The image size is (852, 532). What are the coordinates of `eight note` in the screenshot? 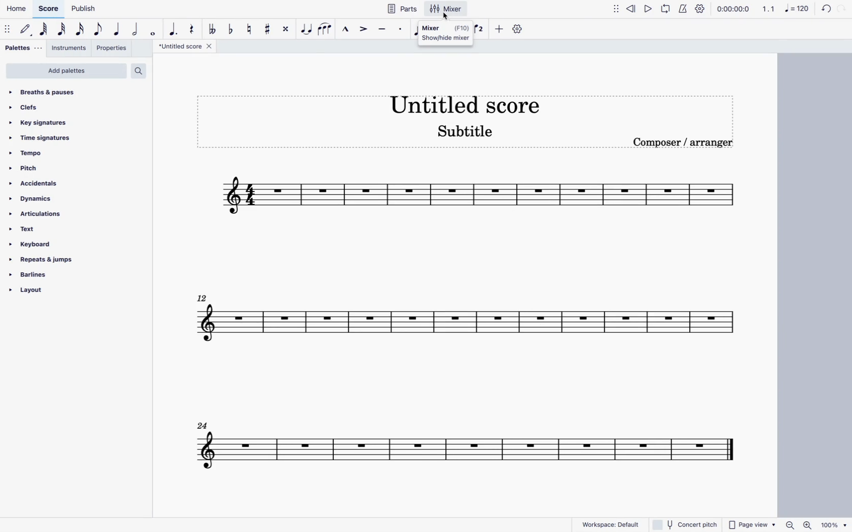 It's located at (99, 30).